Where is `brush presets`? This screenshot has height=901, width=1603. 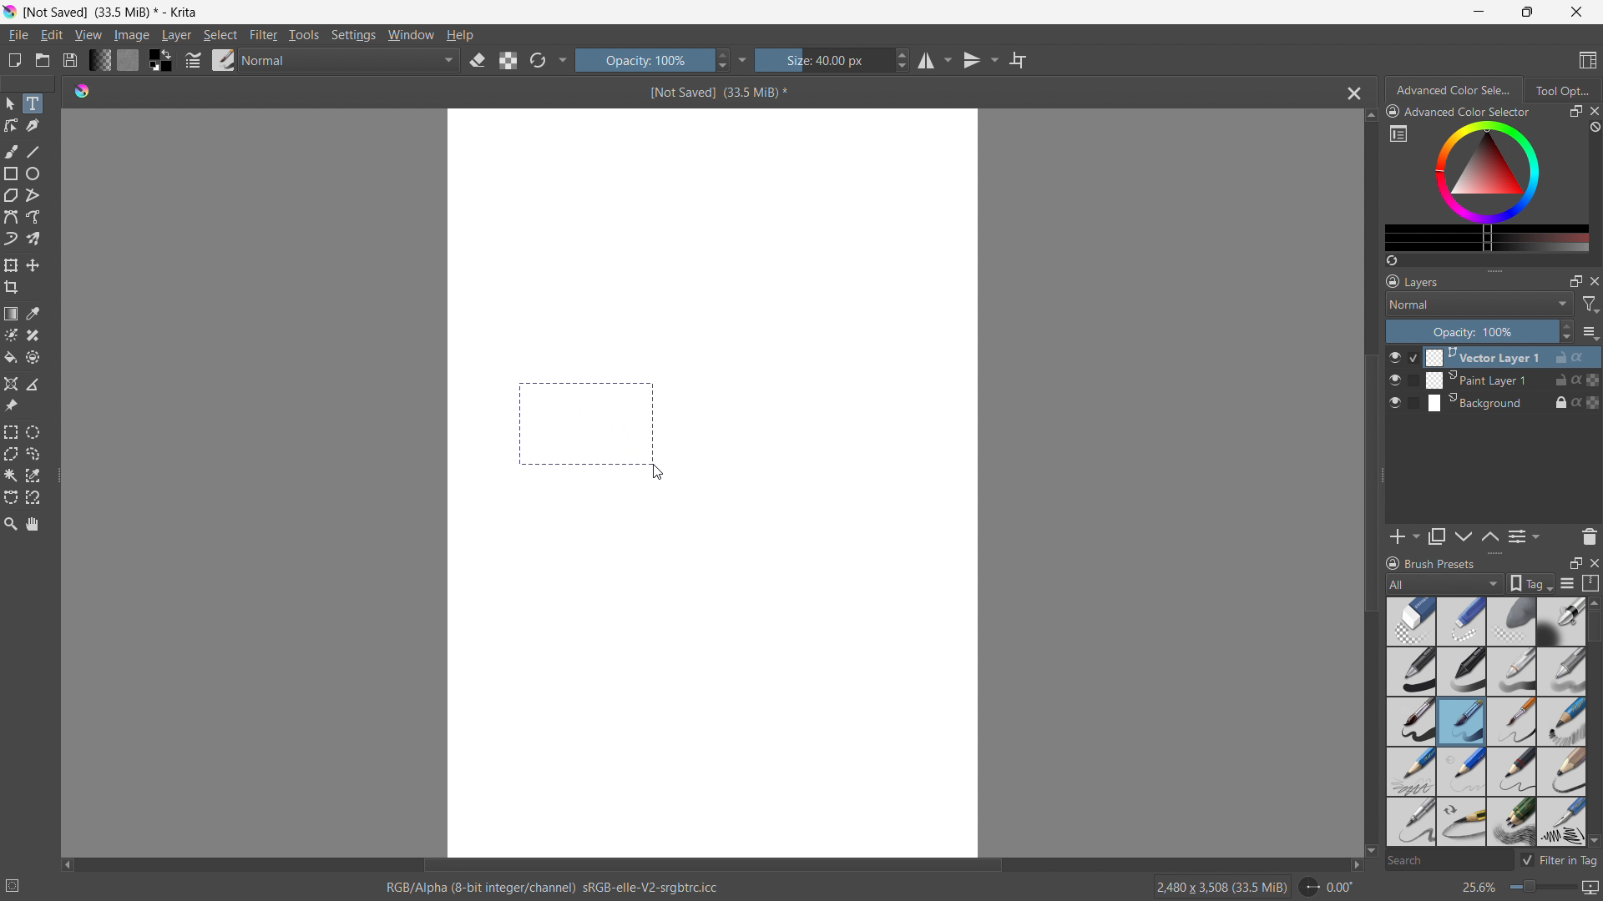 brush presets is located at coordinates (224, 59).